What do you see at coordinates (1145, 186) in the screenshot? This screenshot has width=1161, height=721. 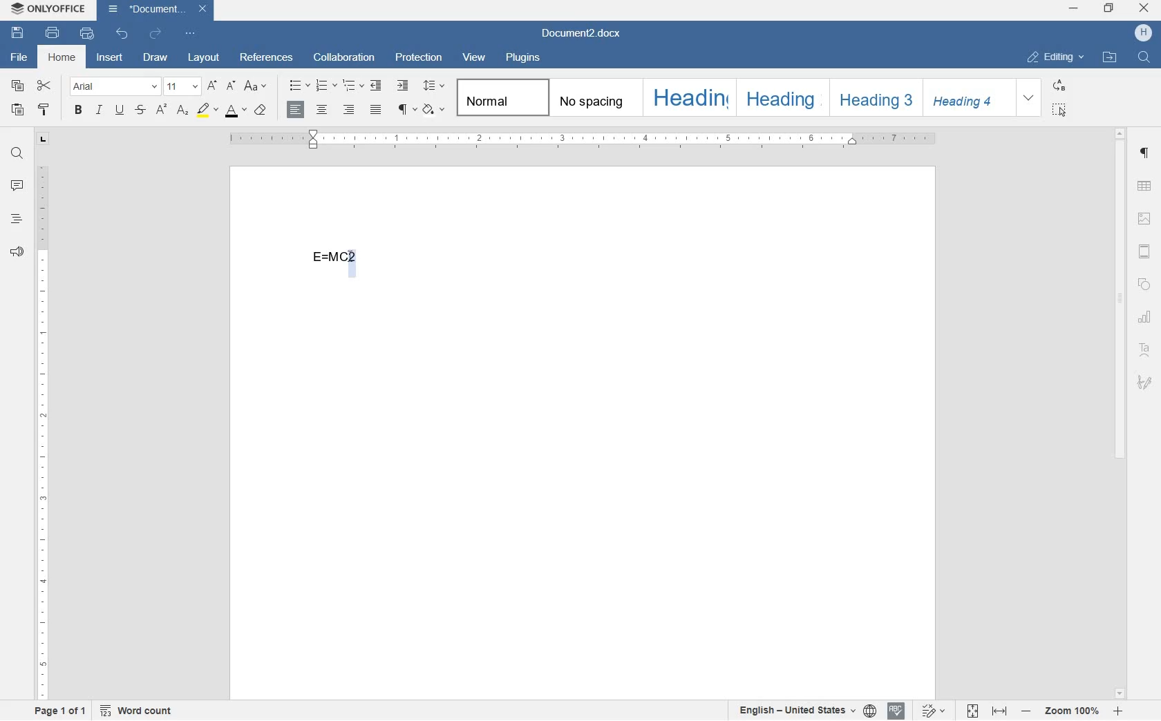 I see `table` at bounding box center [1145, 186].